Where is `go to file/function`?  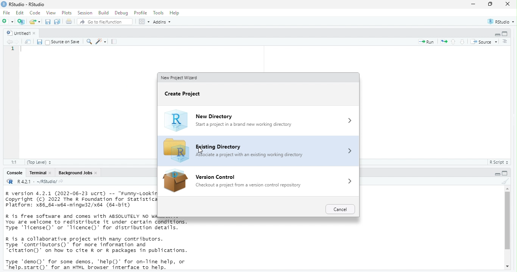
go to file/function is located at coordinates (104, 22).